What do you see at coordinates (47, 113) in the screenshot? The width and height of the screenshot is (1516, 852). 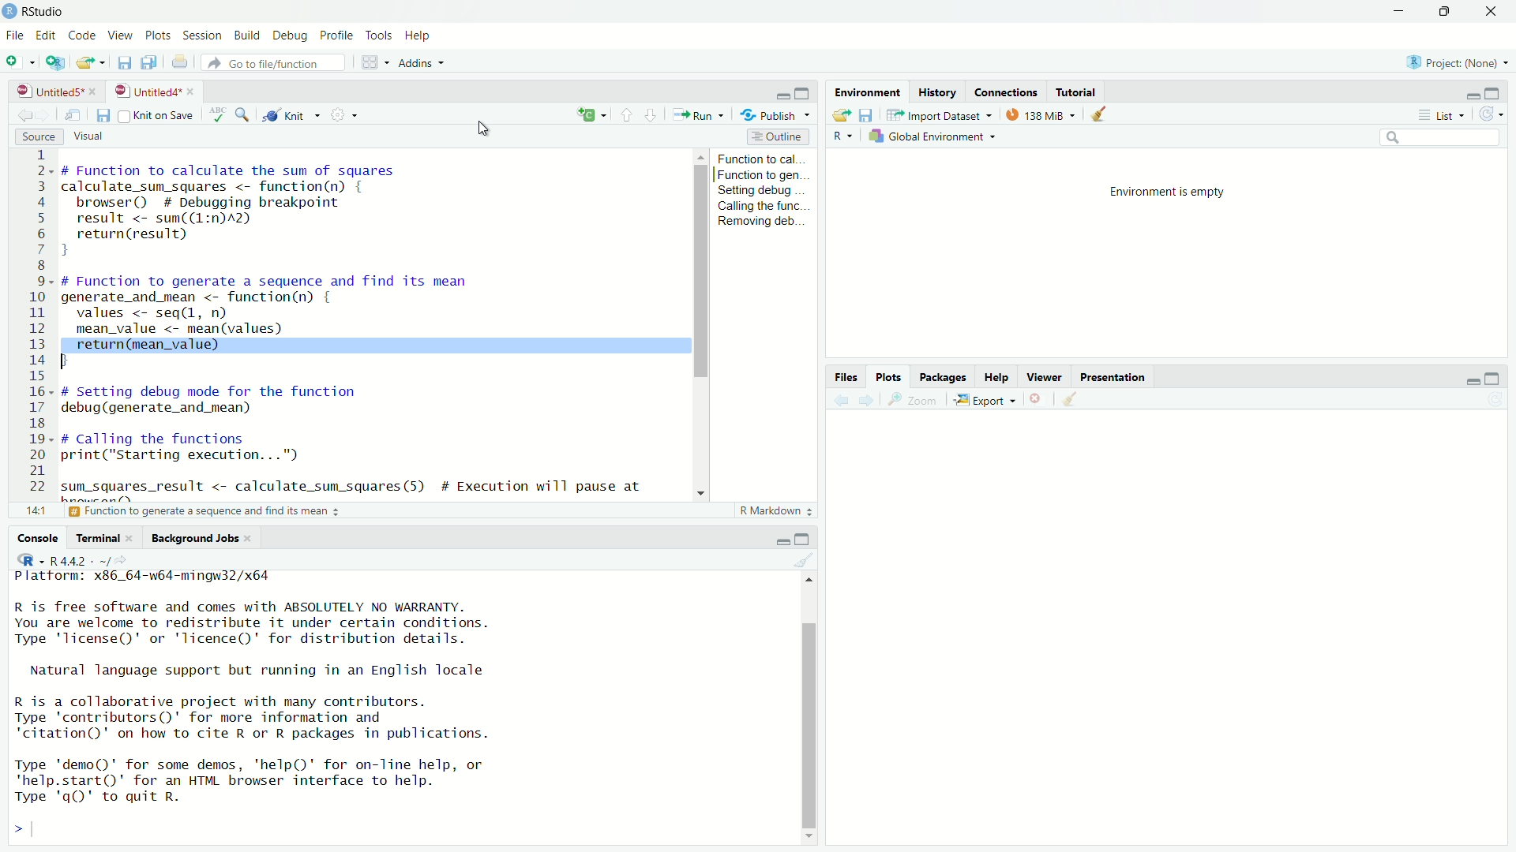 I see `go forward to the next source location` at bounding box center [47, 113].